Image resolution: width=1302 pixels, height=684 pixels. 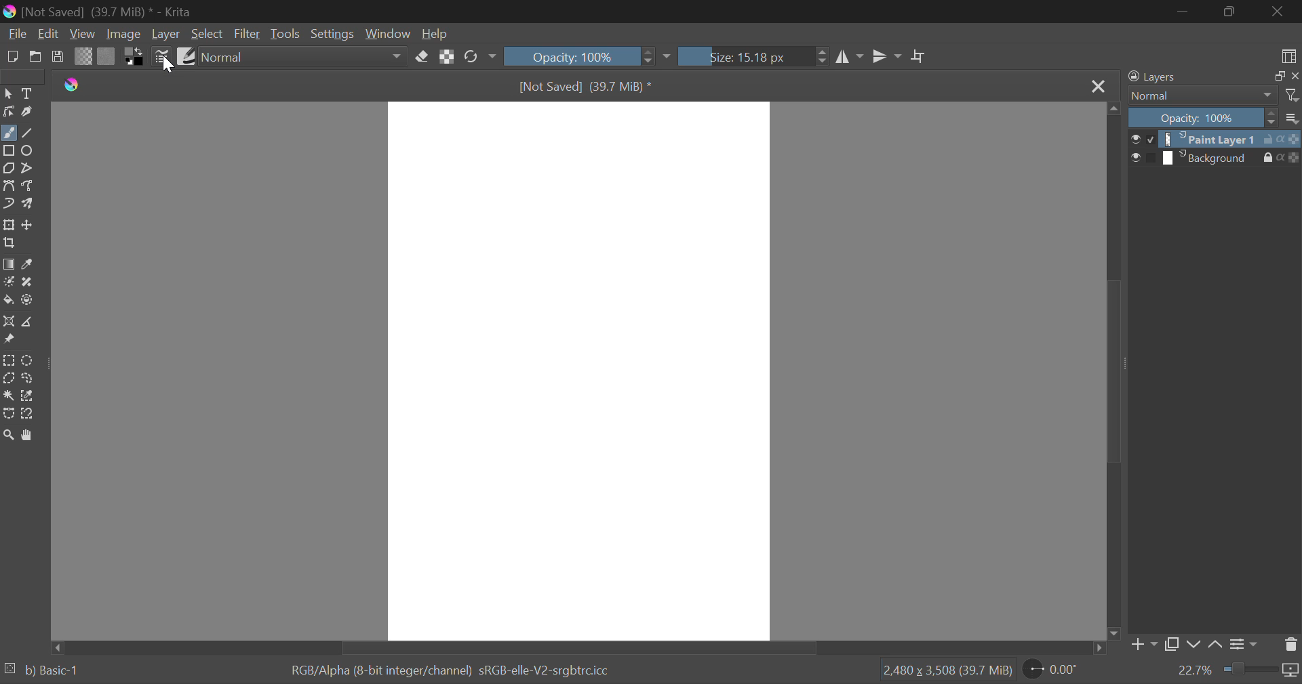 What do you see at coordinates (8, 414) in the screenshot?
I see `Bezier Curve` at bounding box center [8, 414].